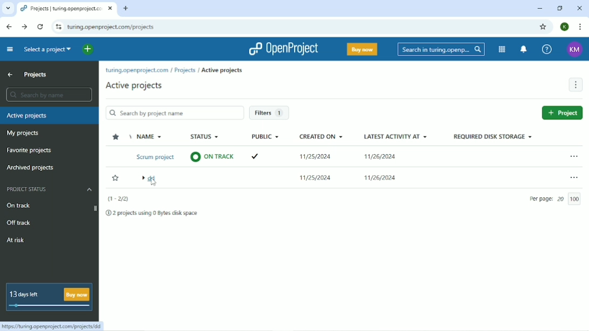 This screenshot has width=589, height=331. I want to click on Projects, so click(35, 75).